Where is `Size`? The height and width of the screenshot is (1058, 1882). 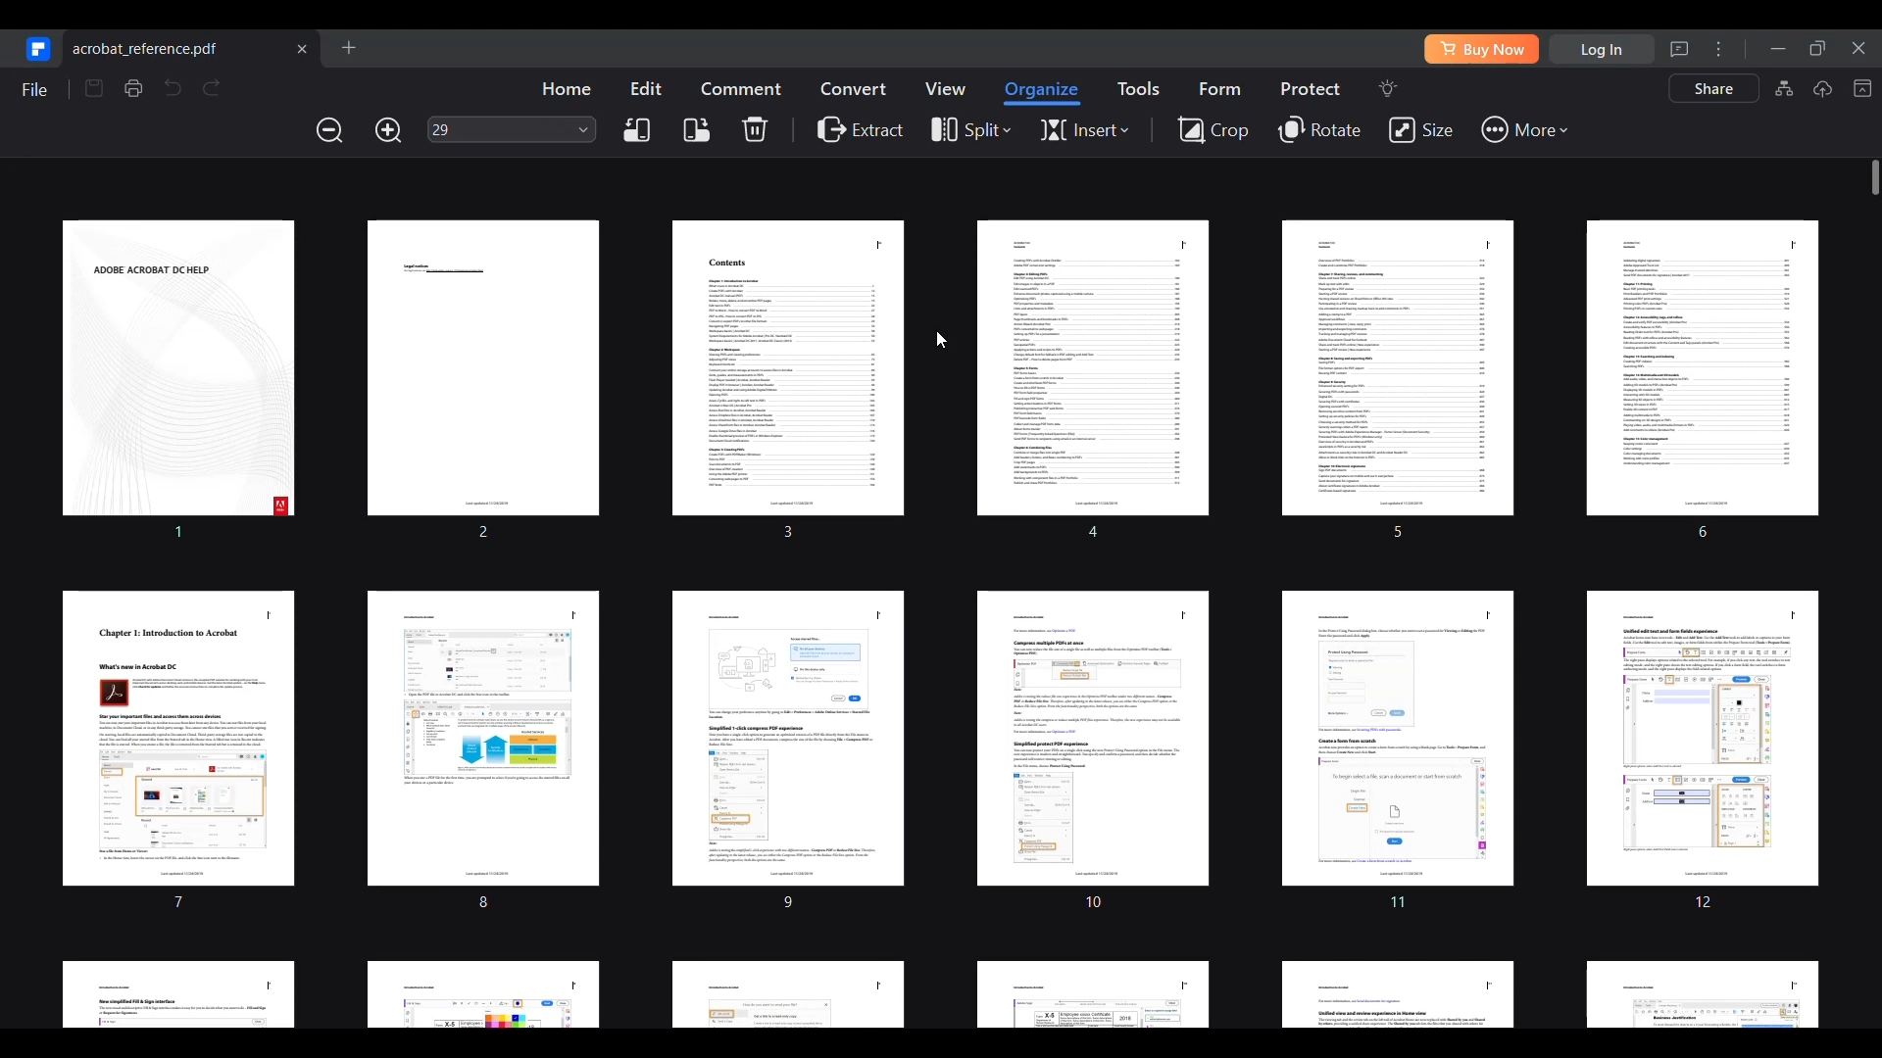 Size is located at coordinates (1420, 130).